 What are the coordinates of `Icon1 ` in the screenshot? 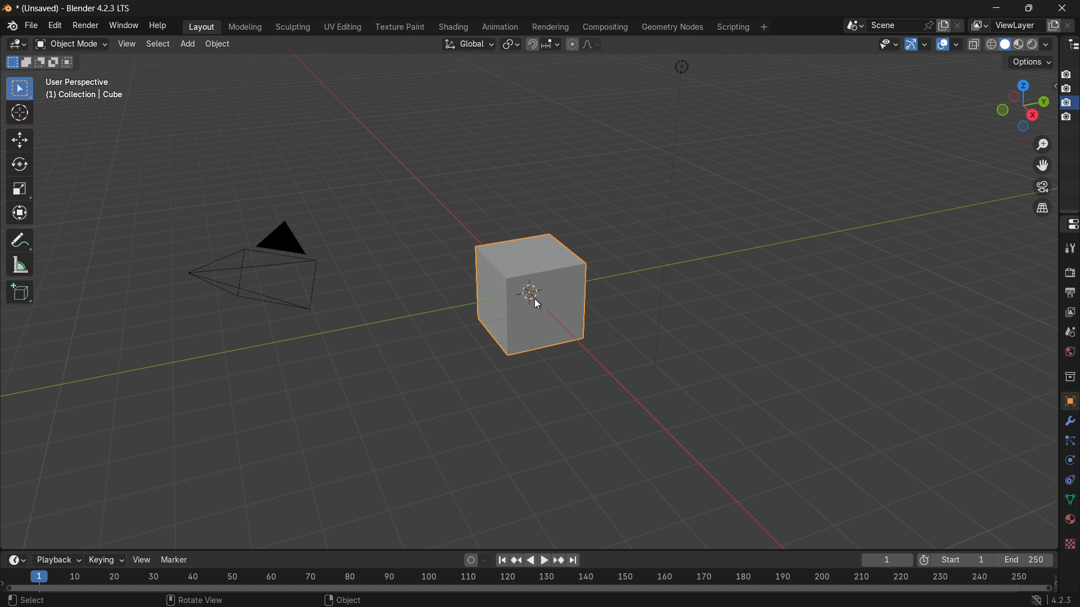 It's located at (1067, 74).